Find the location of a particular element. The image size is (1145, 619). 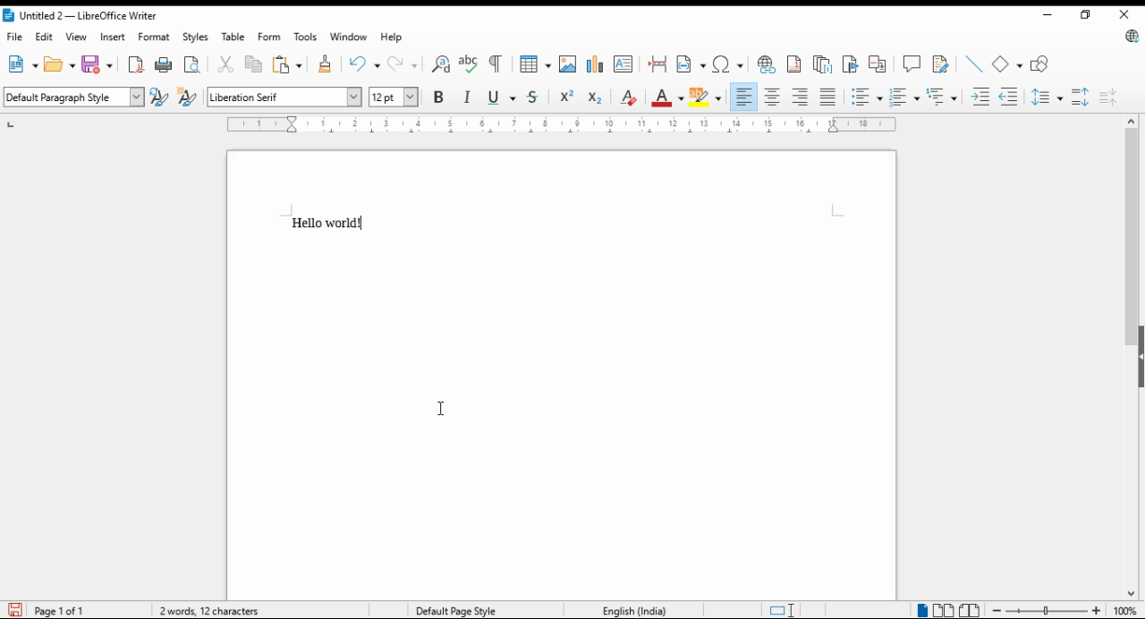

cut is located at coordinates (226, 64).